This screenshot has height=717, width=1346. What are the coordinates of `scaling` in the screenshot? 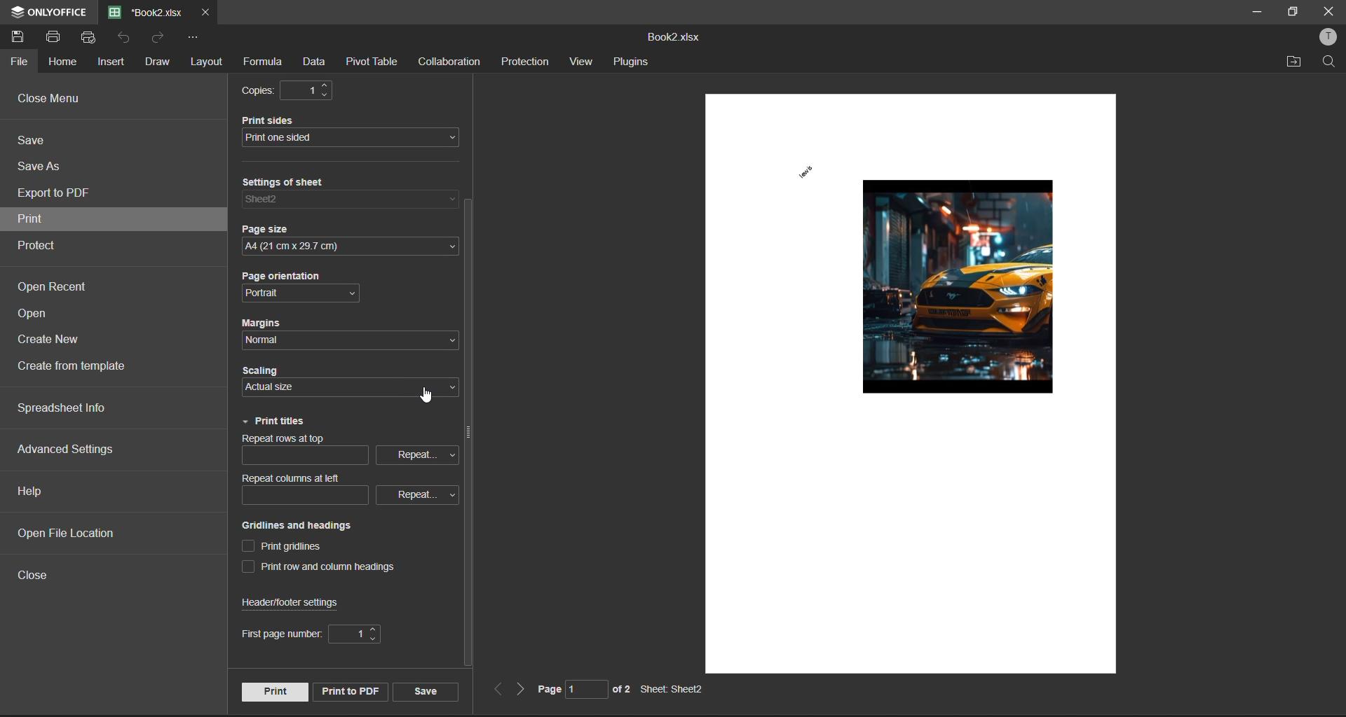 It's located at (291, 373).